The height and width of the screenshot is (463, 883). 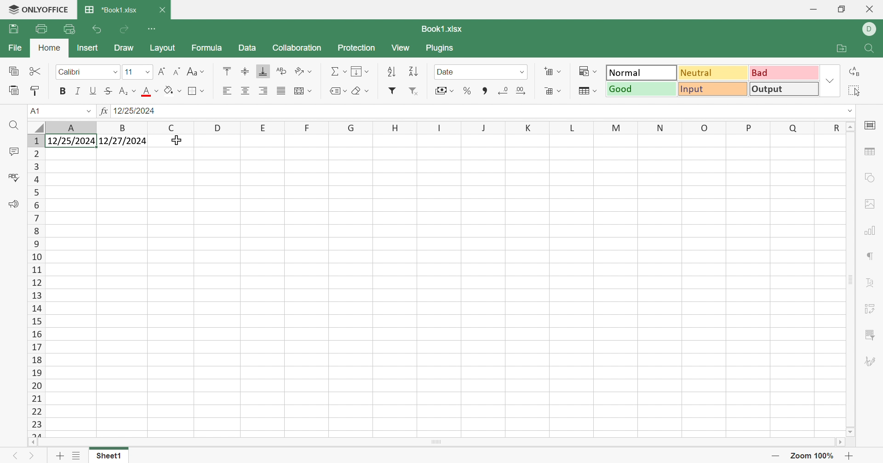 What do you see at coordinates (12, 455) in the screenshot?
I see `Previous` at bounding box center [12, 455].